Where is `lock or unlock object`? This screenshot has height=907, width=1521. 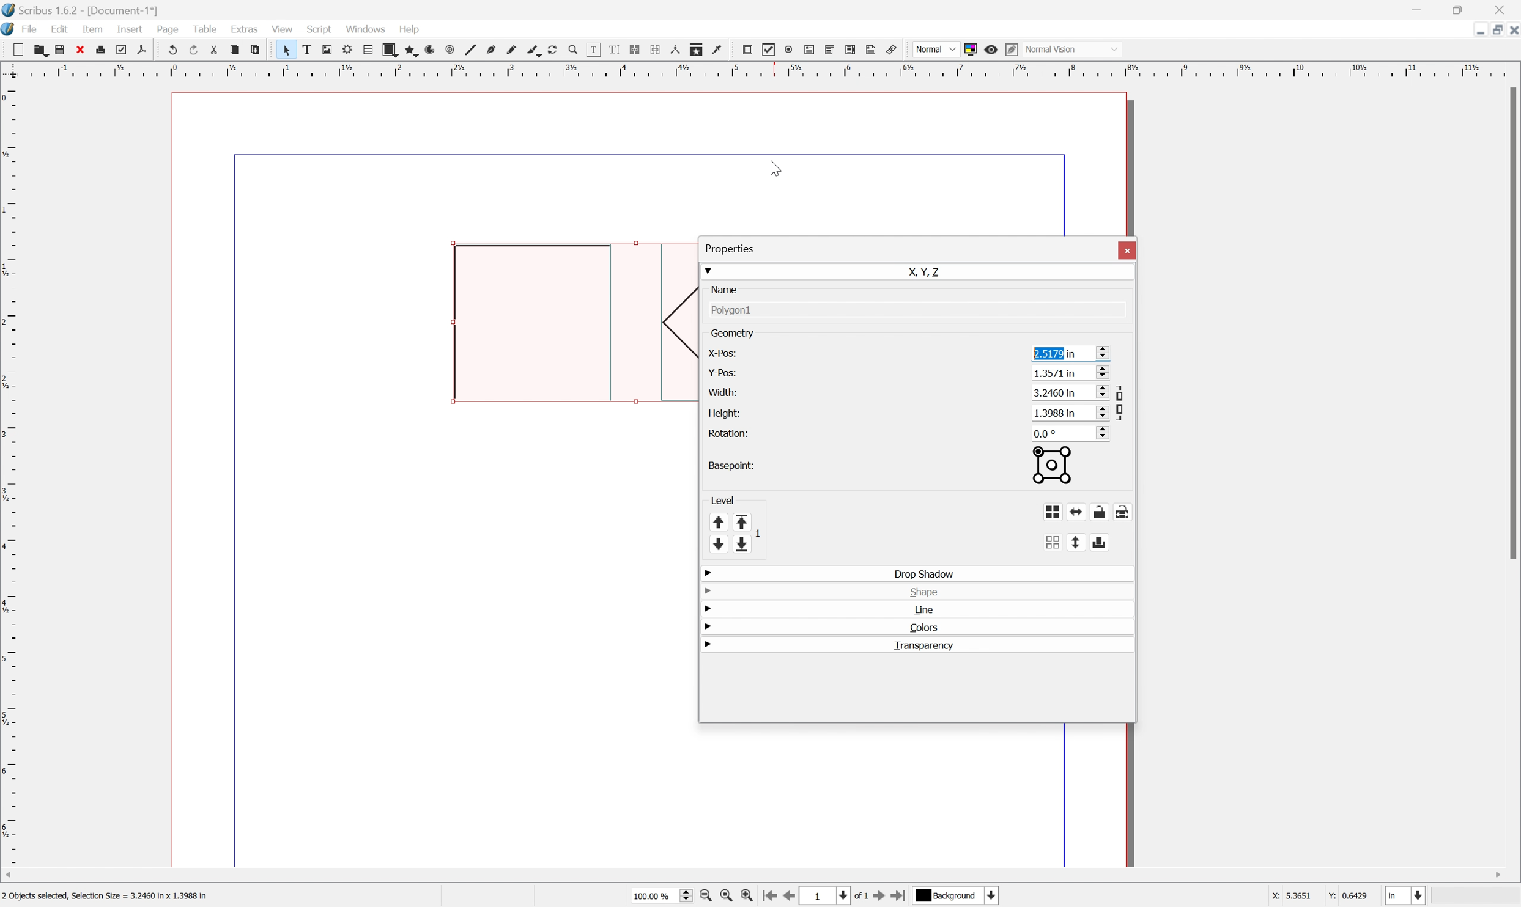 lock or unlock object is located at coordinates (1098, 512).